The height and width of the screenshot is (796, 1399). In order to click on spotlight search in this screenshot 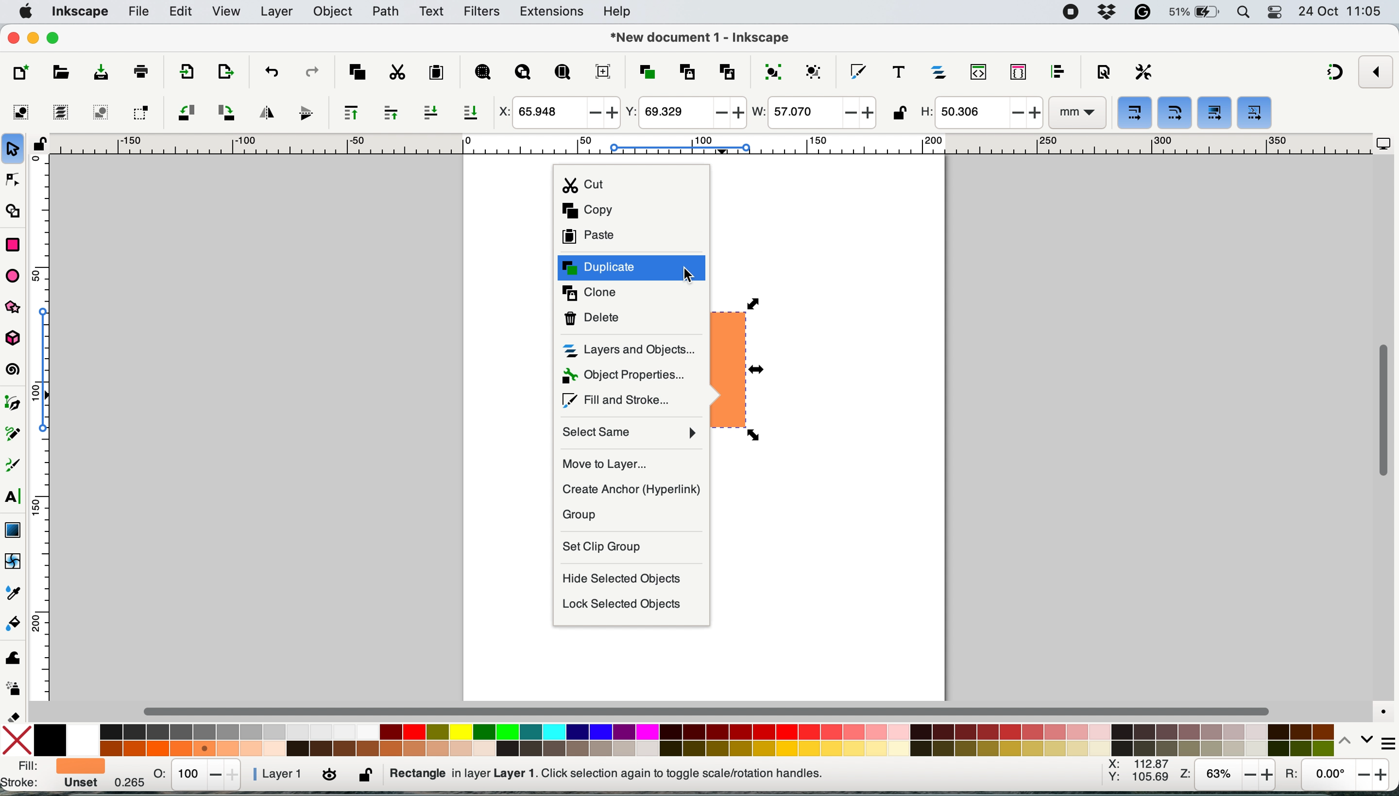, I will do `click(1245, 14)`.